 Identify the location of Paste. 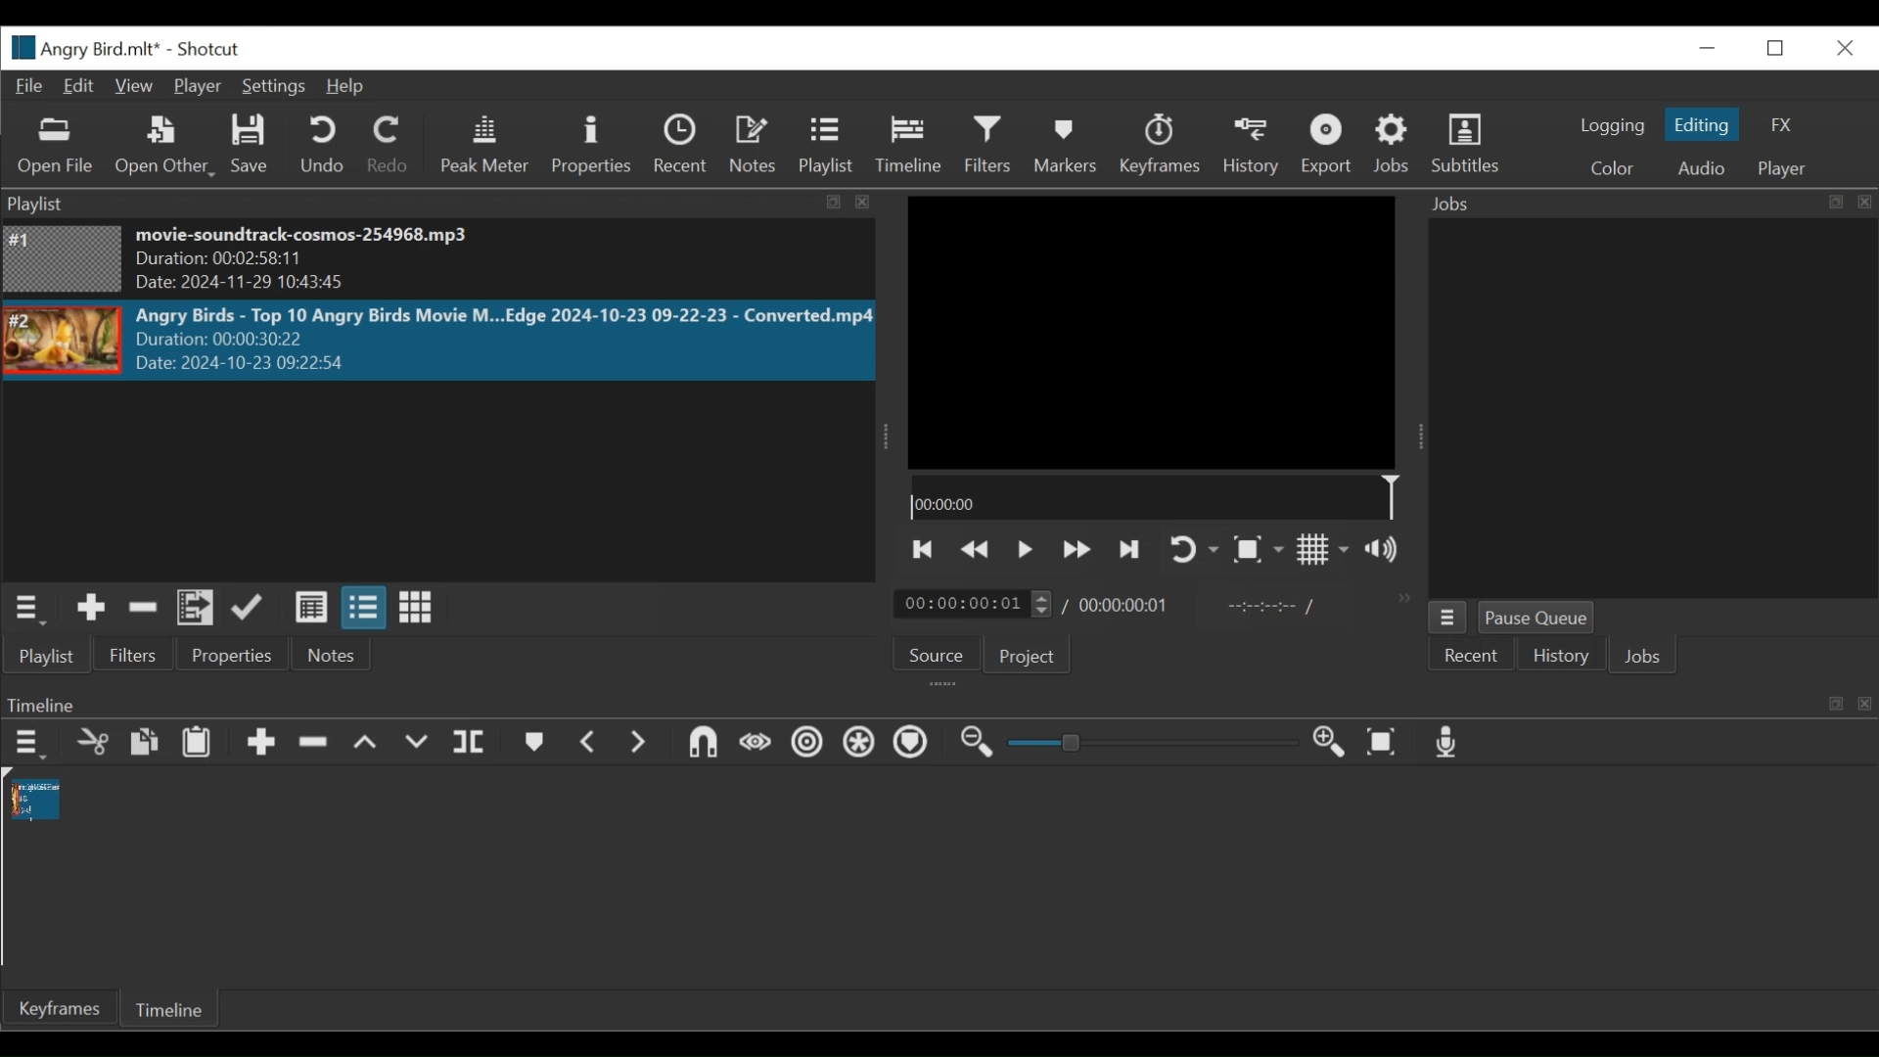
(198, 742).